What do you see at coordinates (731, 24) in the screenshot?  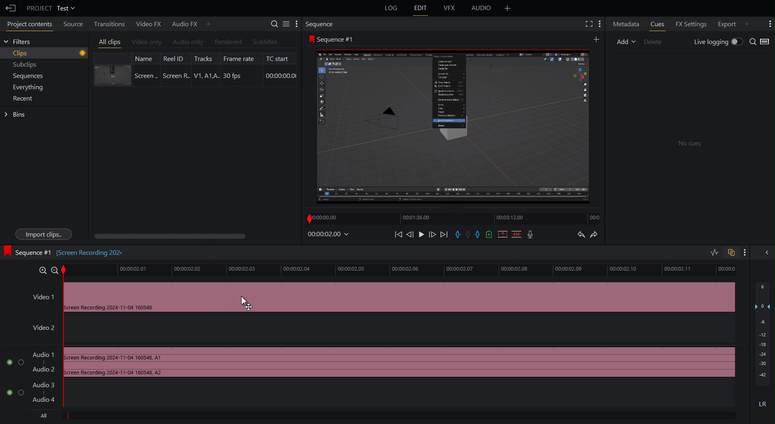 I see `Export` at bounding box center [731, 24].